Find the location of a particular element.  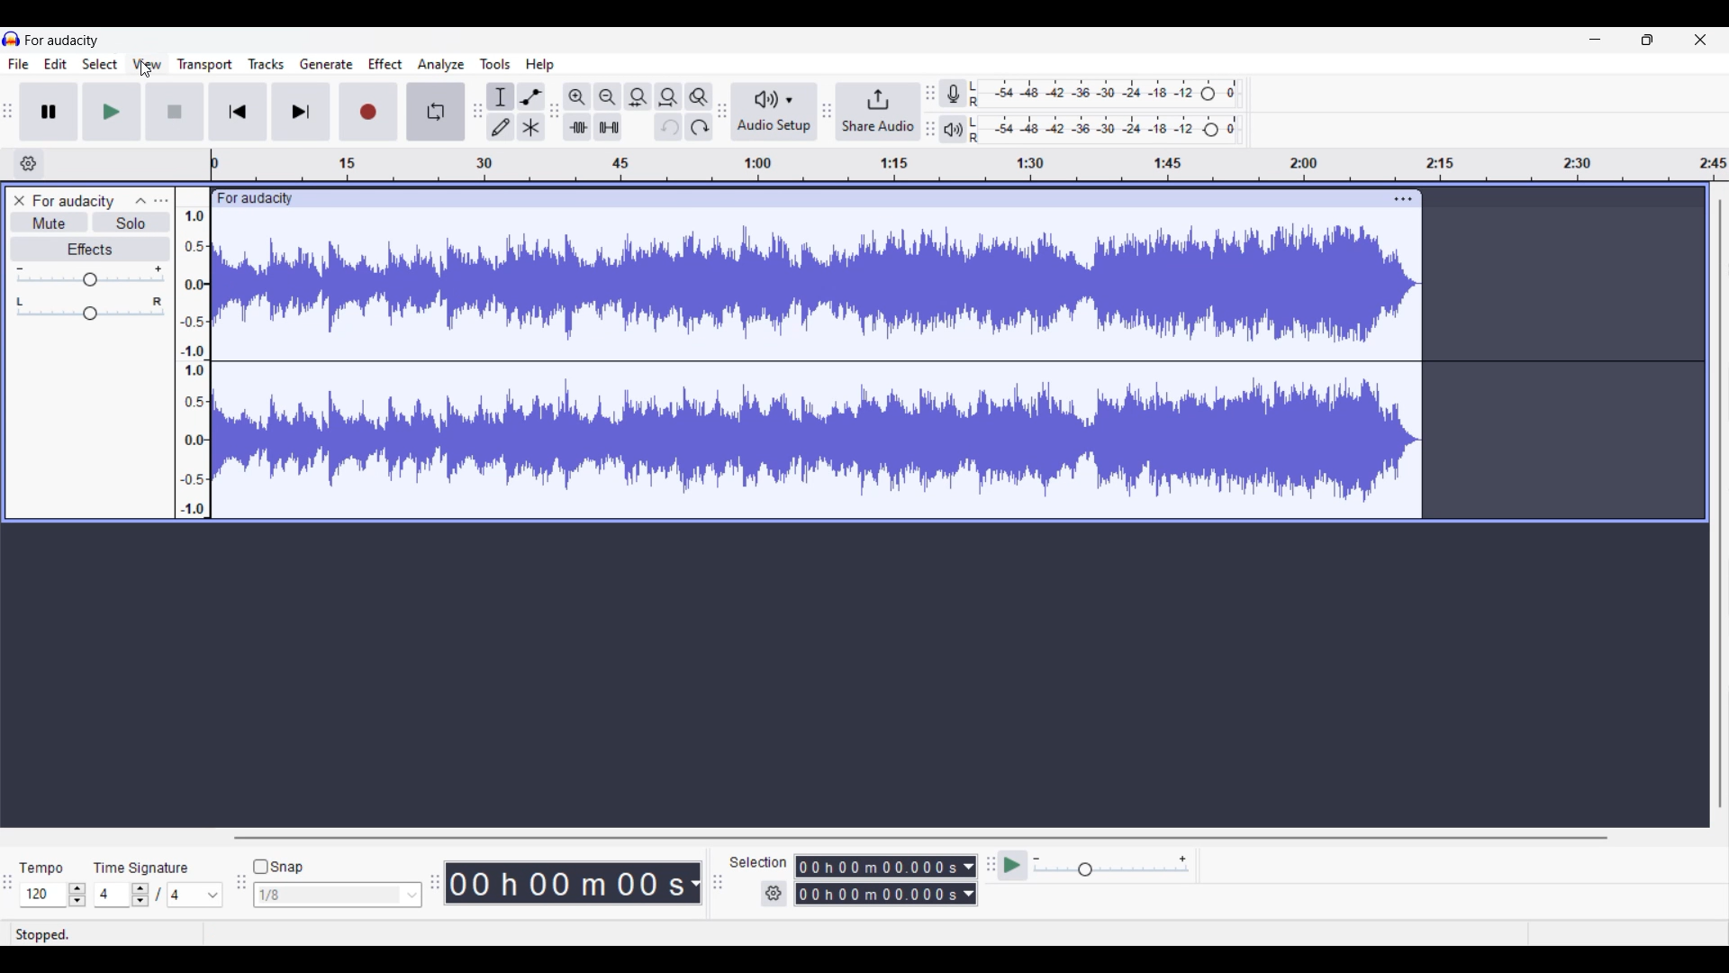

Show in smaller interface is located at coordinates (1647, 40).